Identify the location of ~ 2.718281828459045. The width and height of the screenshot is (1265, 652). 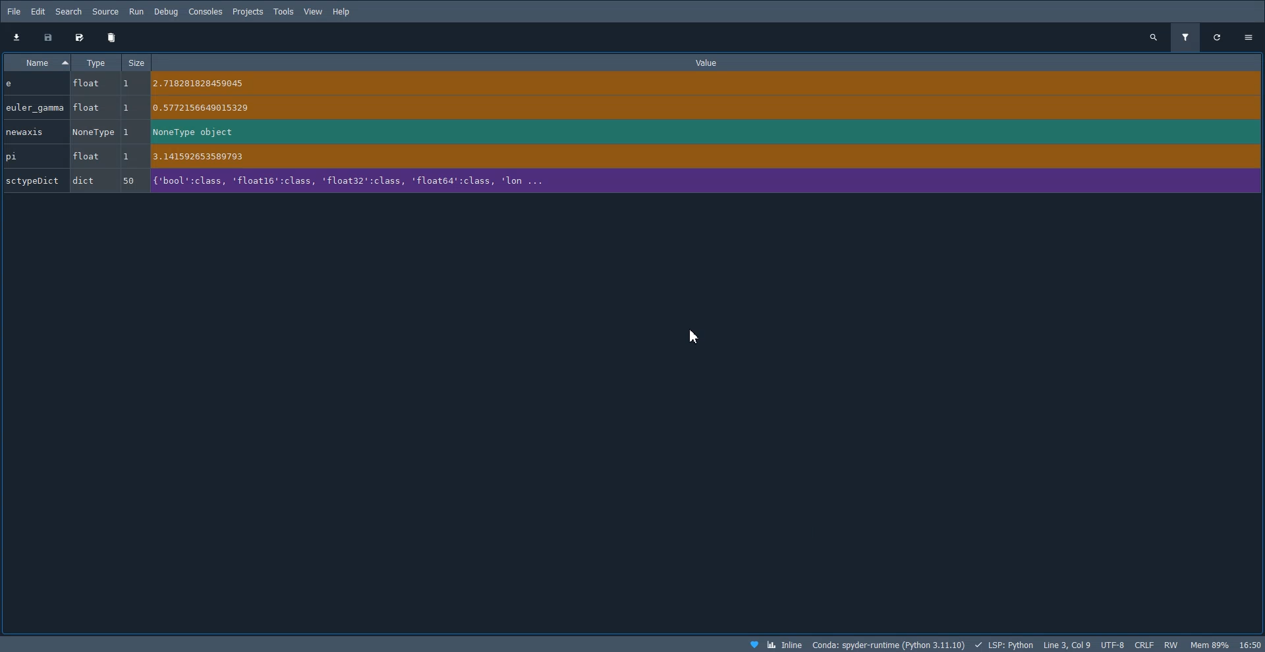
(204, 82).